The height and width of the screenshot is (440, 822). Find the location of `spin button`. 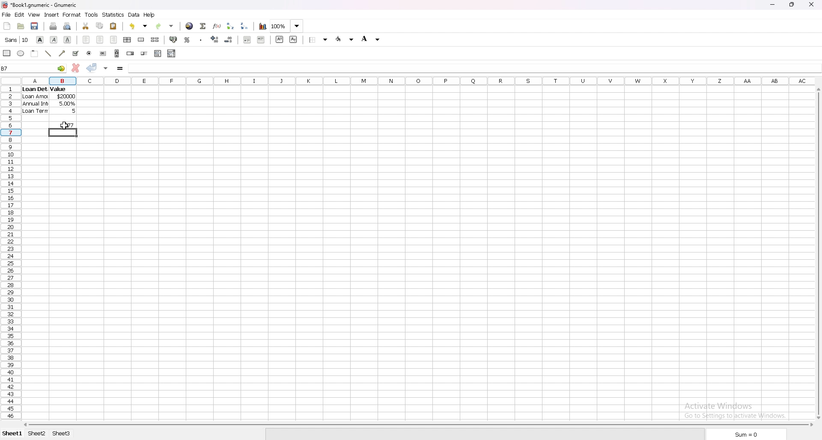

spin button is located at coordinates (131, 53).